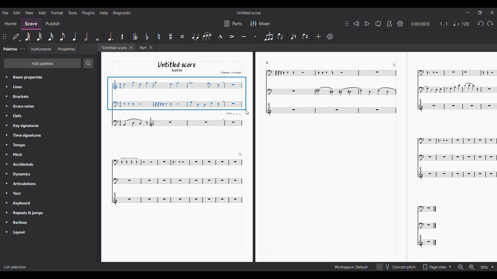  What do you see at coordinates (457, 158) in the screenshot?
I see `` at bounding box center [457, 158].